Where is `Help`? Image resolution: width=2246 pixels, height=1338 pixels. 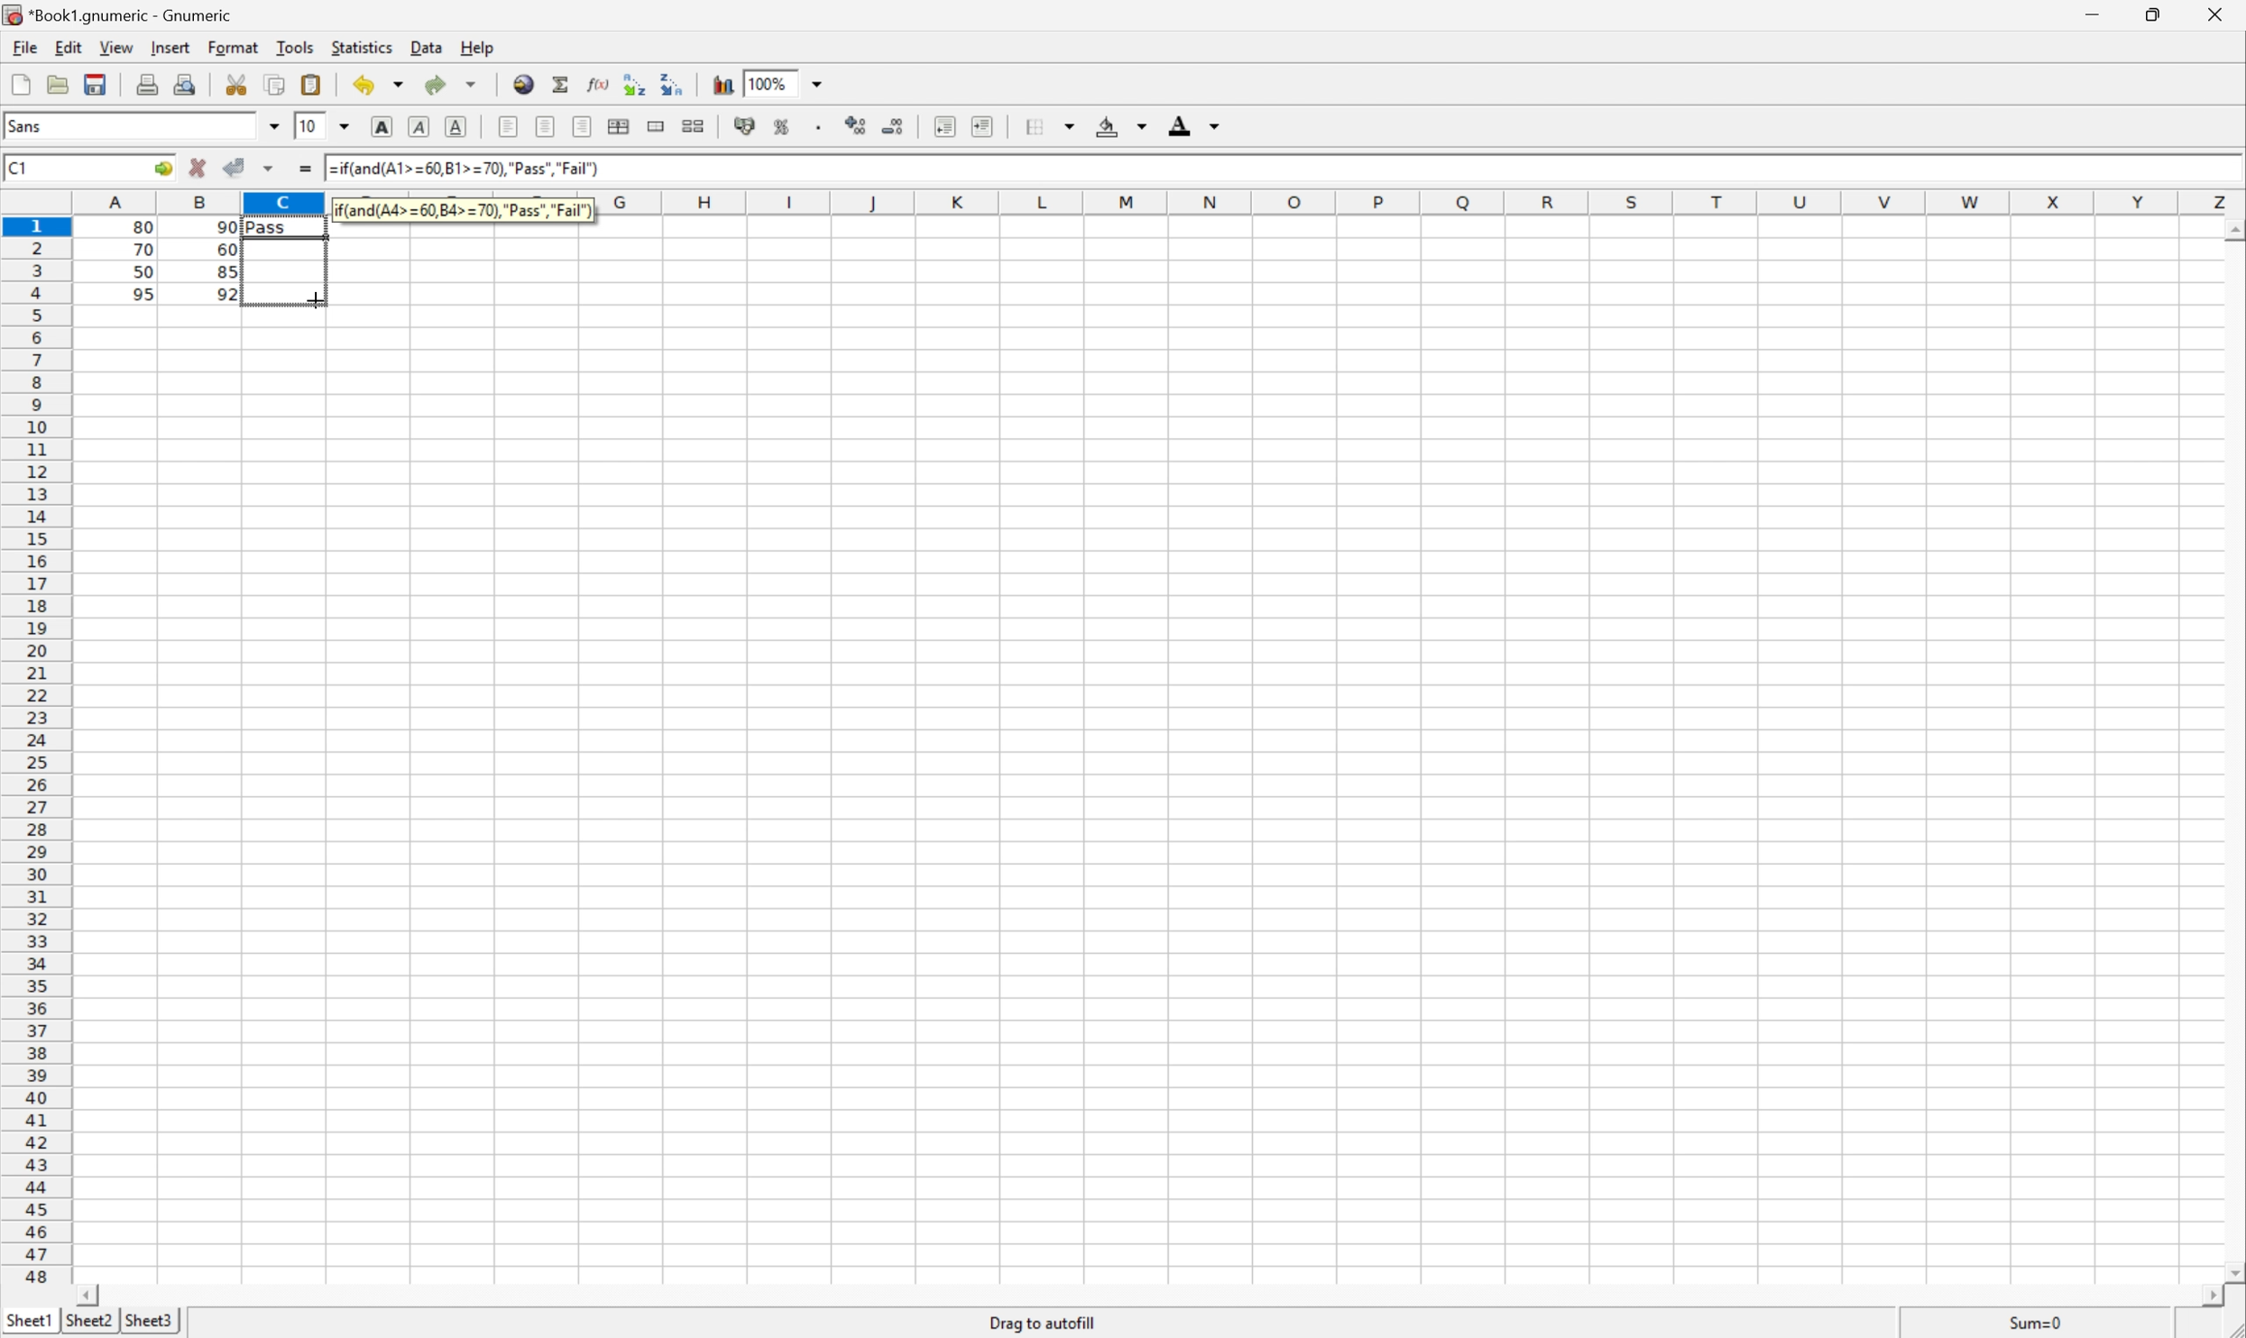
Help is located at coordinates (478, 49).